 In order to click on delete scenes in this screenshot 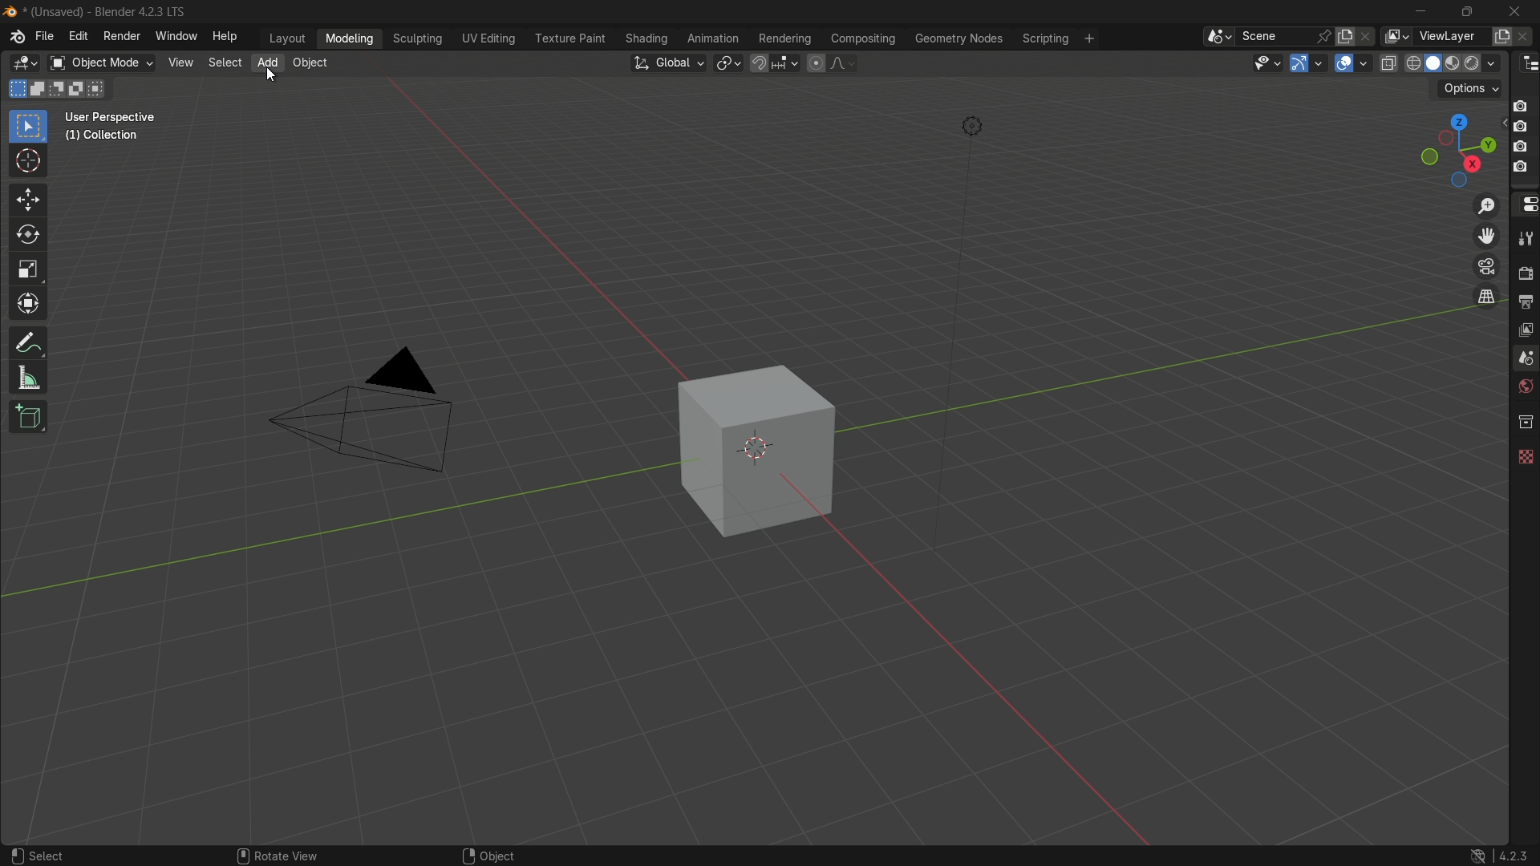, I will do `click(1370, 38)`.